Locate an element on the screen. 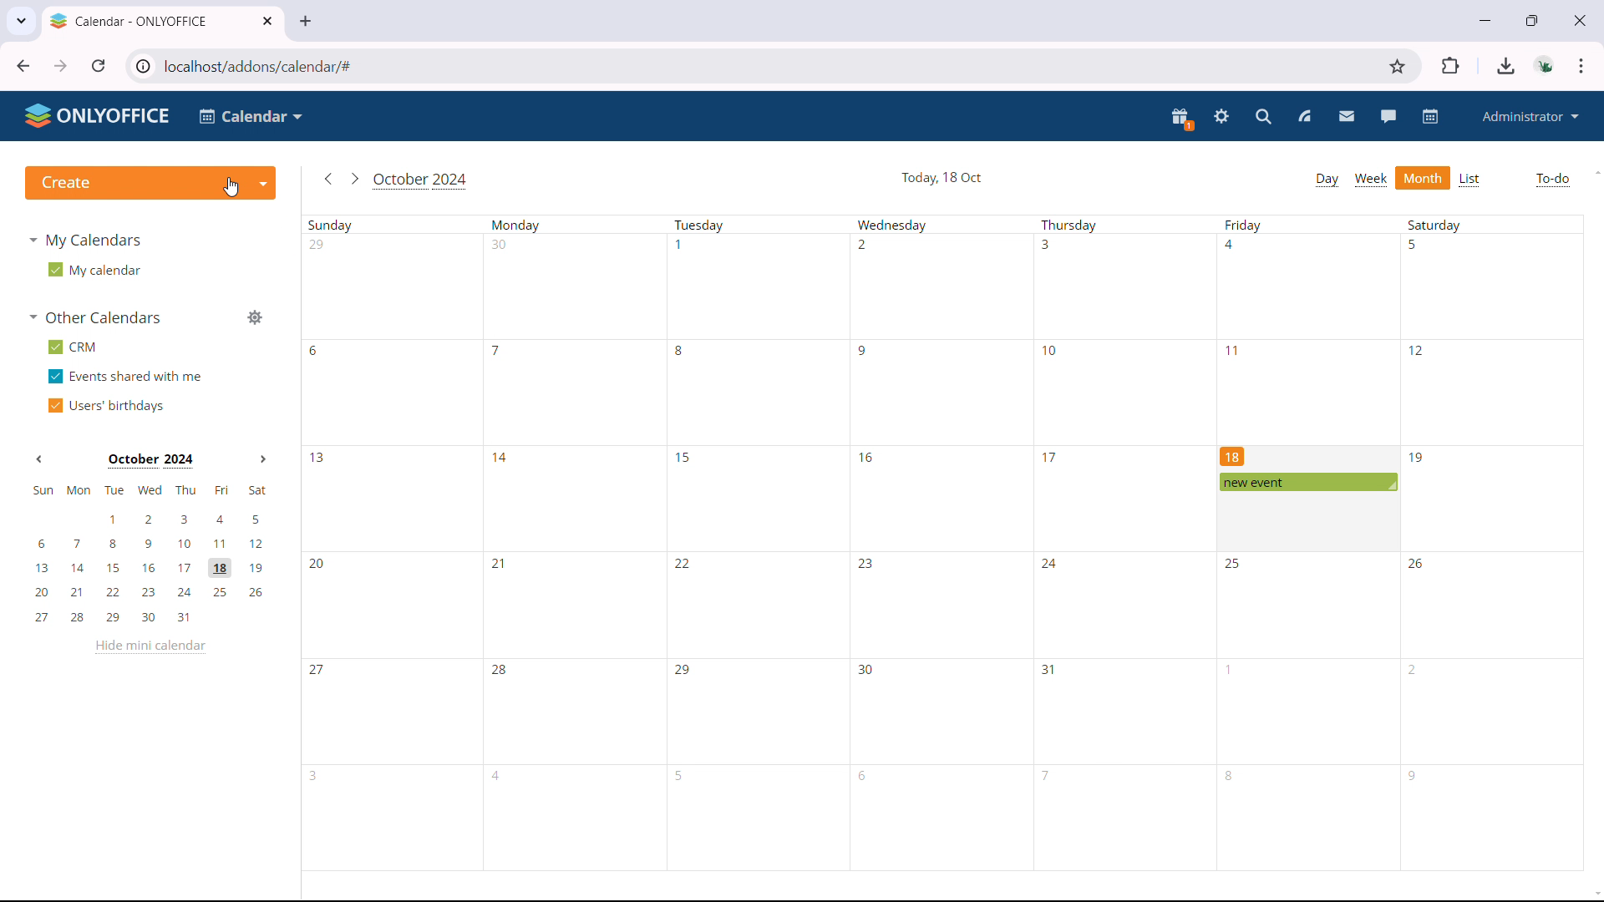 Image resolution: width=1604 pixels, height=902 pixels. view site information is located at coordinates (141, 66).